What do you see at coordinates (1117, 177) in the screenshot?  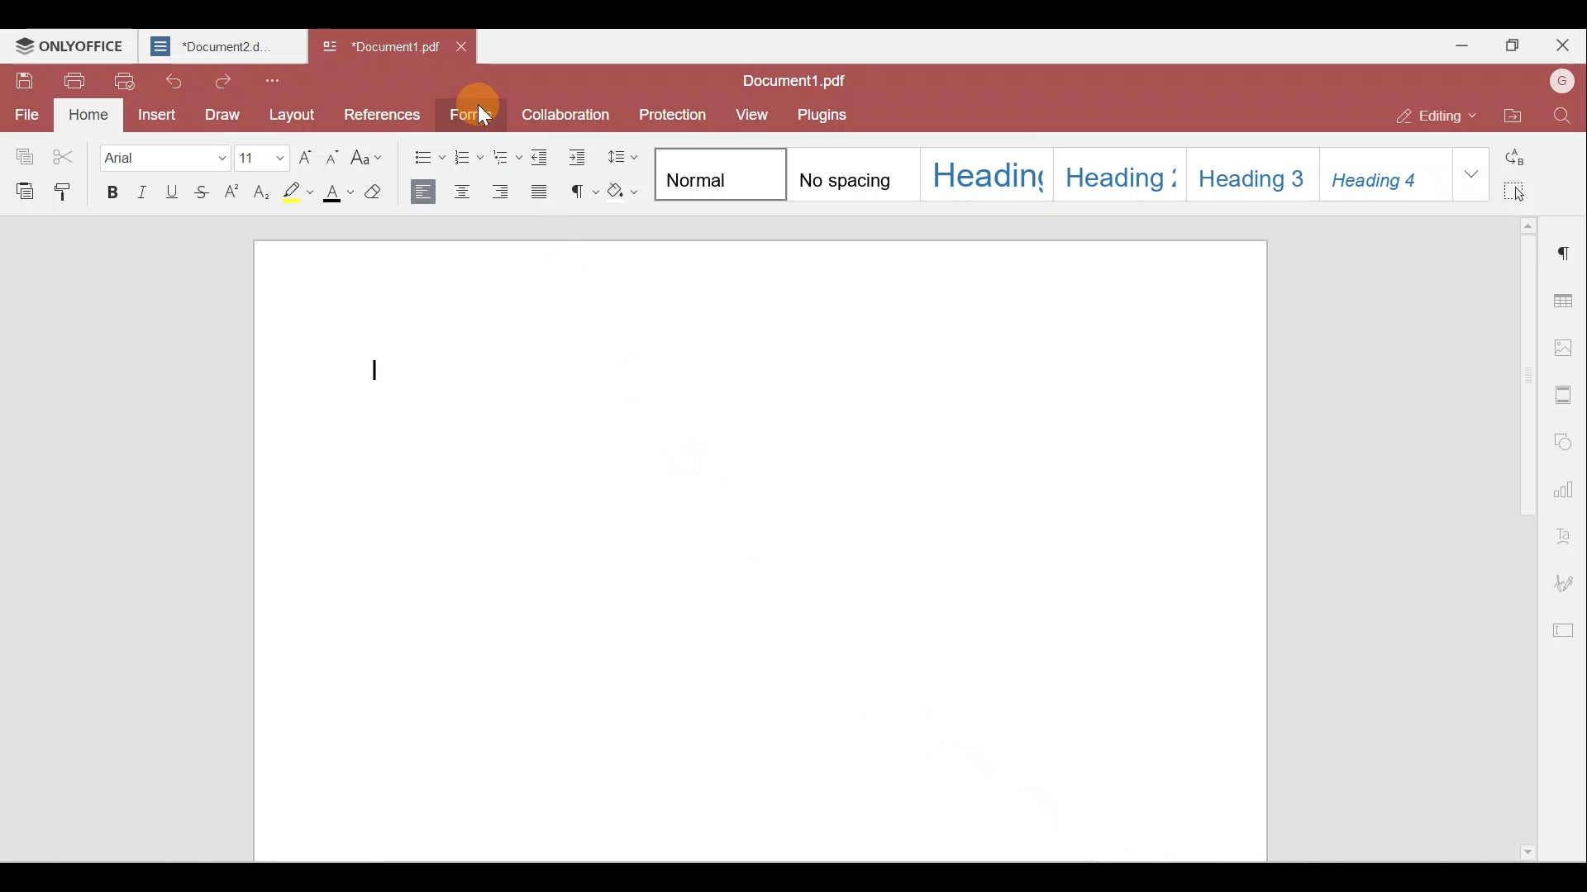 I see `Style 4` at bounding box center [1117, 177].